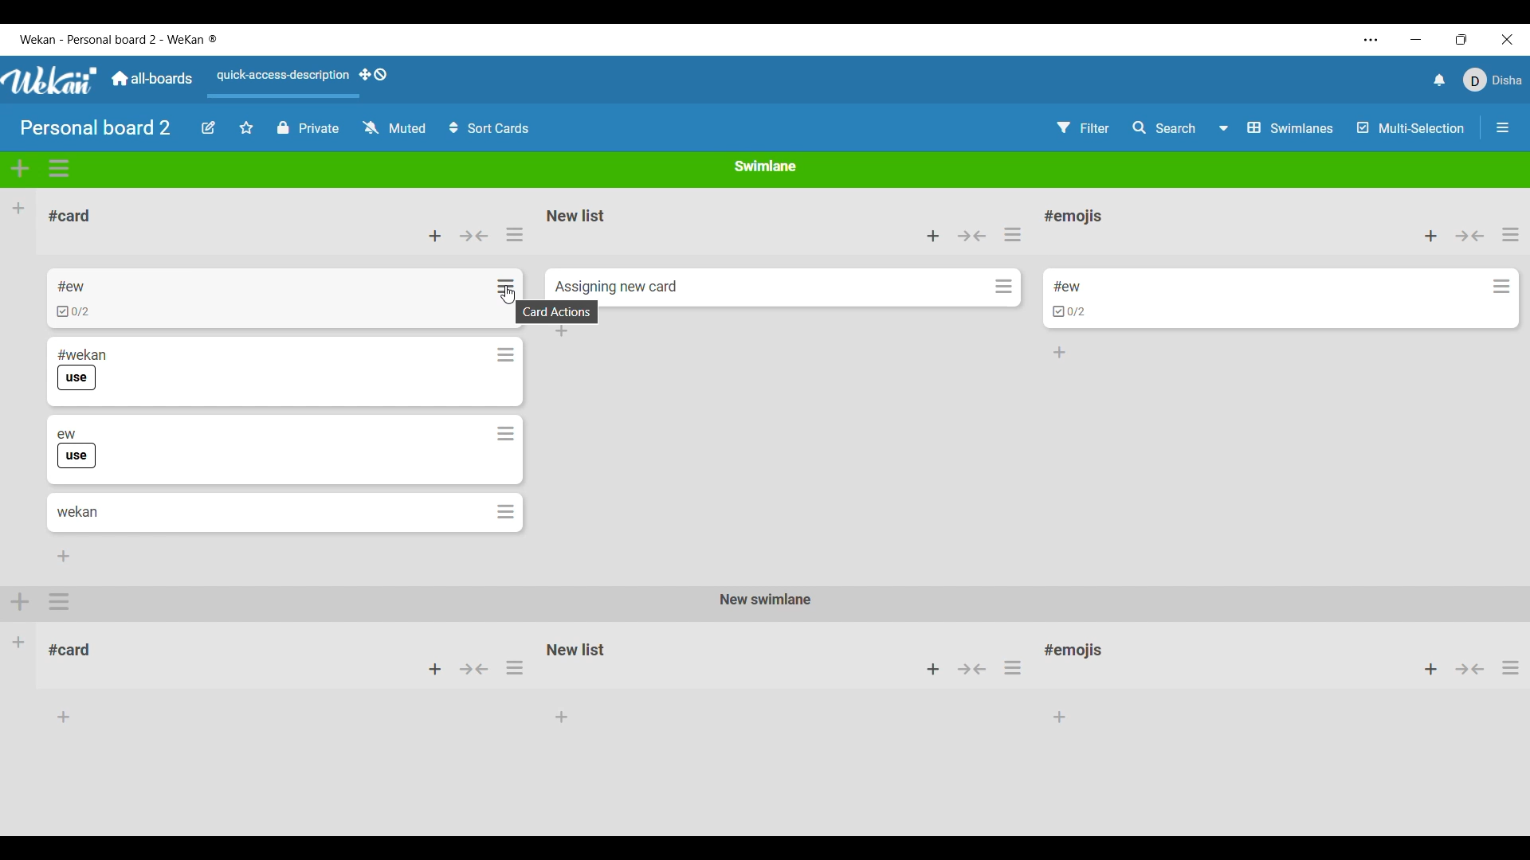  What do you see at coordinates (82, 369) in the screenshot?
I see `Card title and label` at bounding box center [82, 369].